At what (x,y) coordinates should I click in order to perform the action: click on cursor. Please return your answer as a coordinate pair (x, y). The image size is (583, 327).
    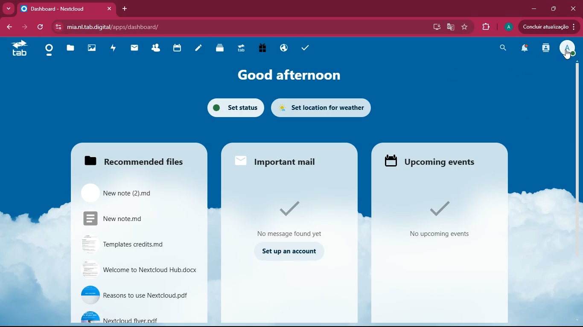
    Looking at the image, I should click on (568, 55).